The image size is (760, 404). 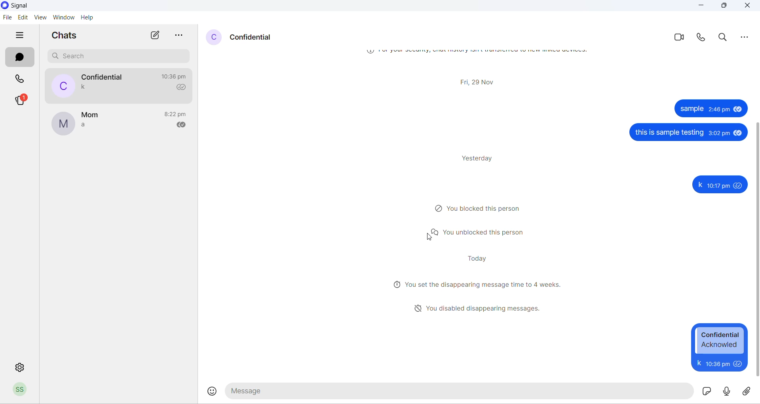 What do you see at coordinates (212, 36) in the screenshot?
I see `profile picture` at bounding box center [212, 36].